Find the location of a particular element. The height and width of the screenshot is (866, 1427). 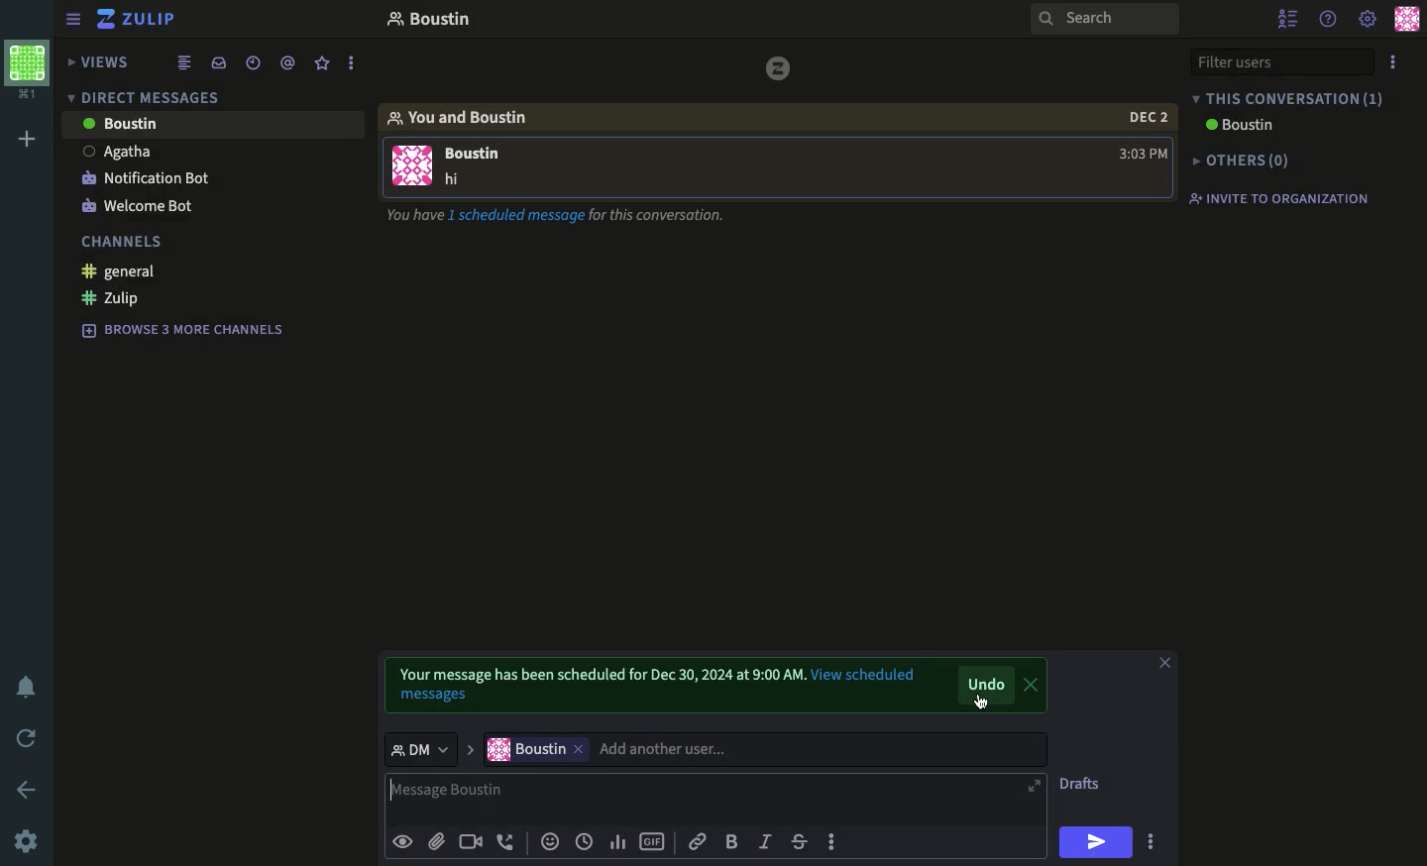

search is located at coordinates (1101, 20).